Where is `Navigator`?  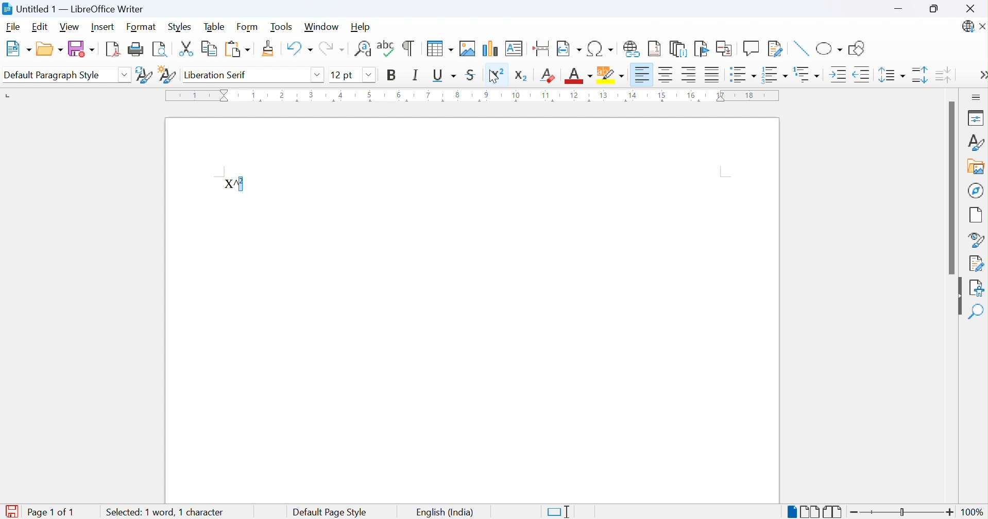 Navigator is located at coordinates (975, 190).